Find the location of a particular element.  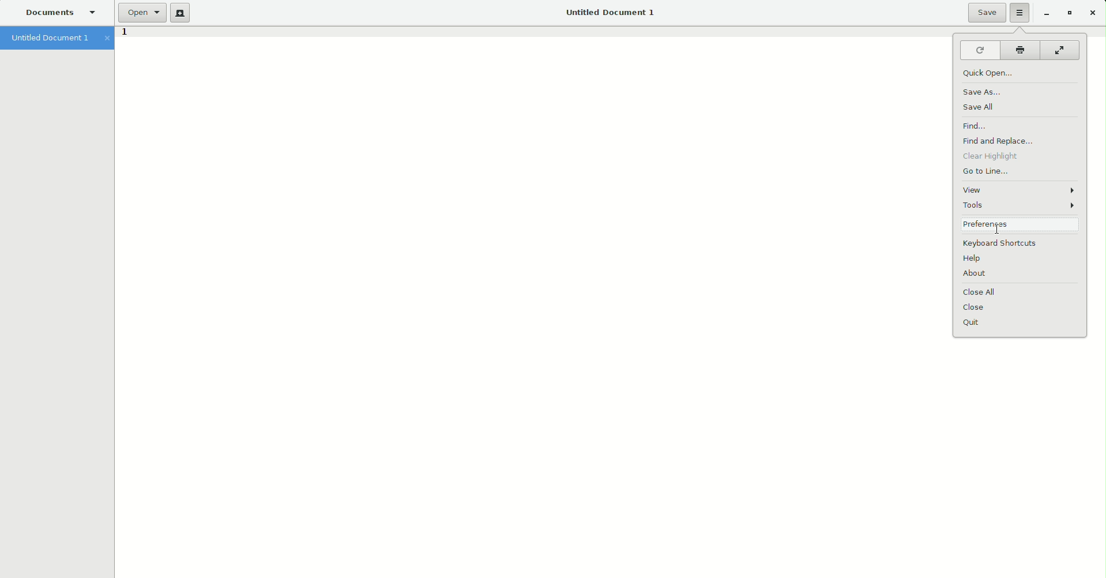

New is located at coordinates (180, 13).